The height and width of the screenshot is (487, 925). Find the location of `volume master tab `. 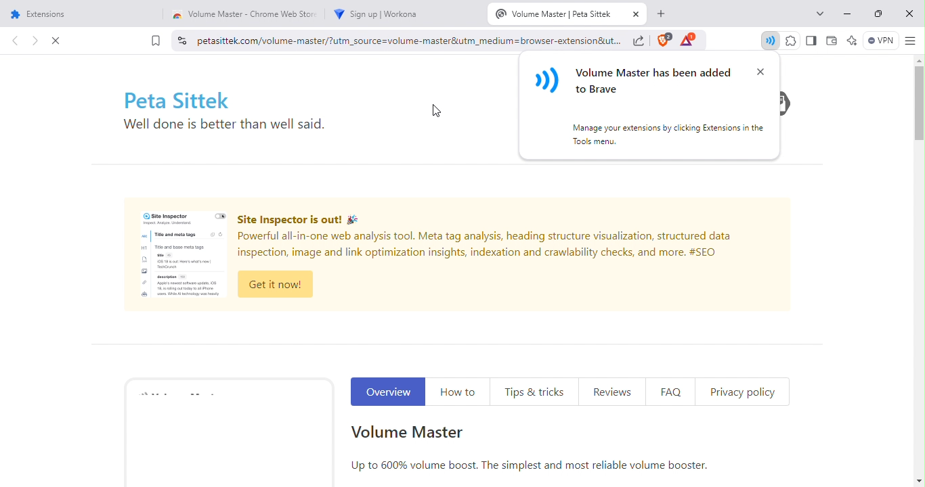

volume master tab  is located at coordinates (566, 14).